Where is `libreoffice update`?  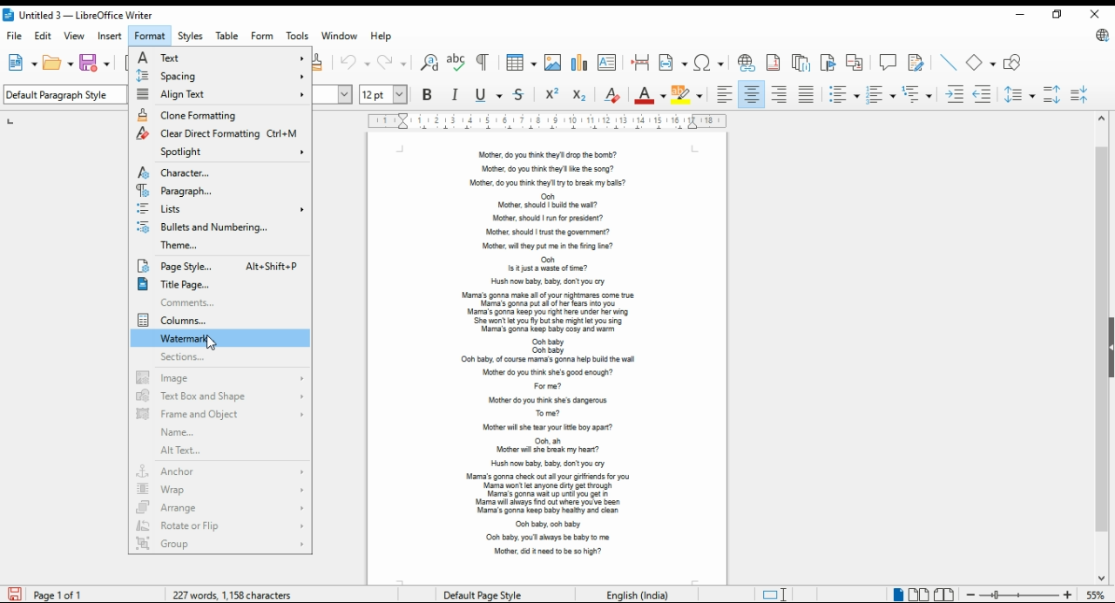
libreoffice update is located at coordinates (1099, 36).